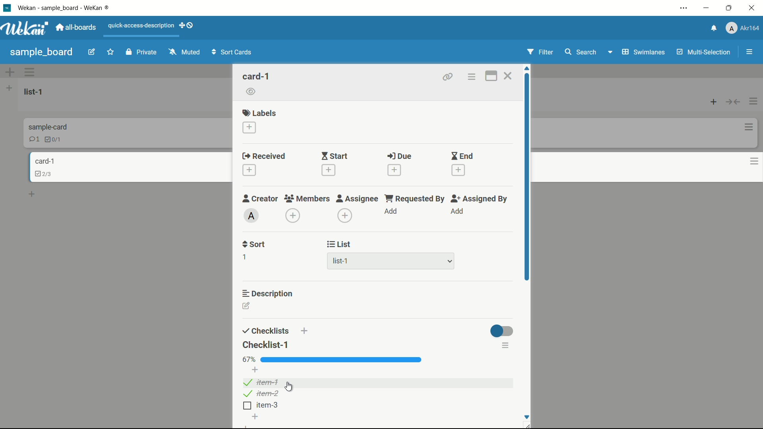  What do you see at coordinates (707, 8) in the screenshot?
I see `minimize` at bounding box center [707, 8].